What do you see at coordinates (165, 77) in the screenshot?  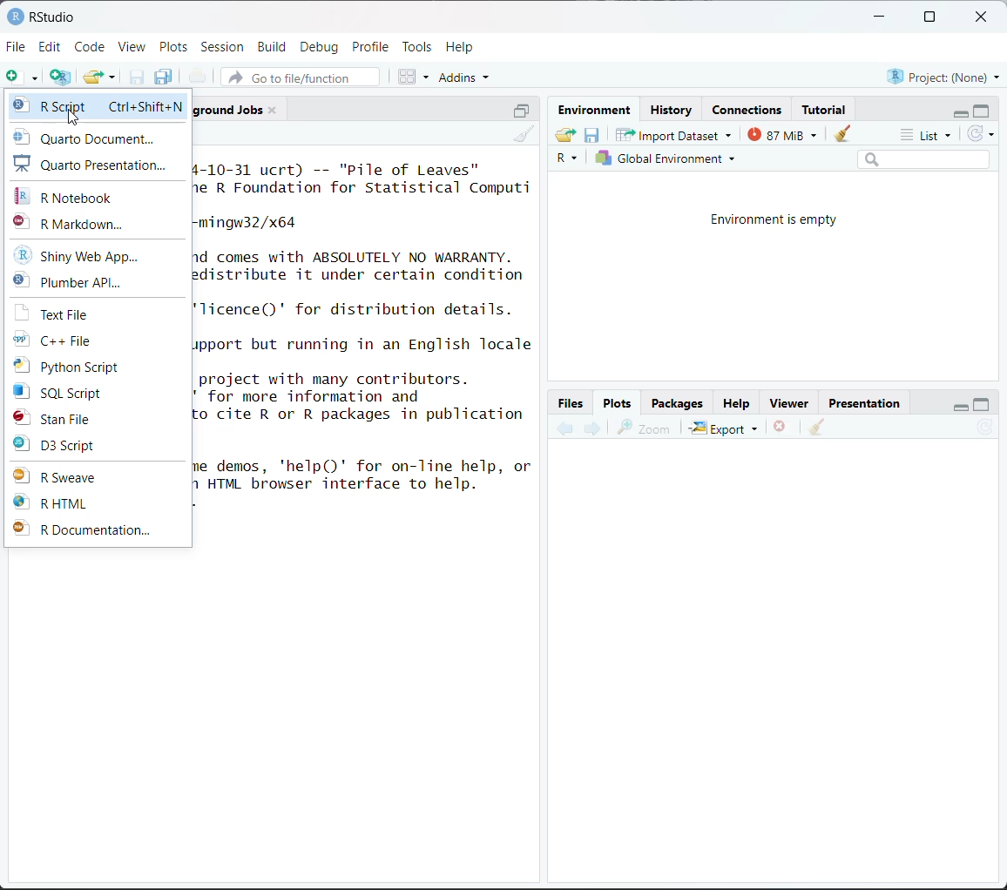 I see `save all open documents` at bounding box center [165, 77].